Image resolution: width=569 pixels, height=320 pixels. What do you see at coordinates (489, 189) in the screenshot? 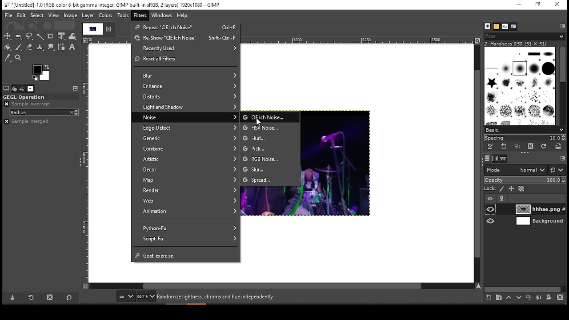
I see `lock` at bounding box center [489, 189].